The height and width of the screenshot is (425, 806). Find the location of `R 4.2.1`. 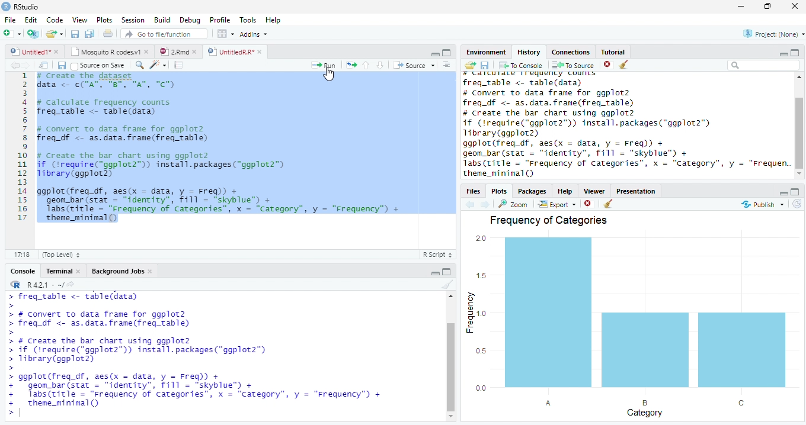

R 4.2.1 is located at coordinates (41, 285).